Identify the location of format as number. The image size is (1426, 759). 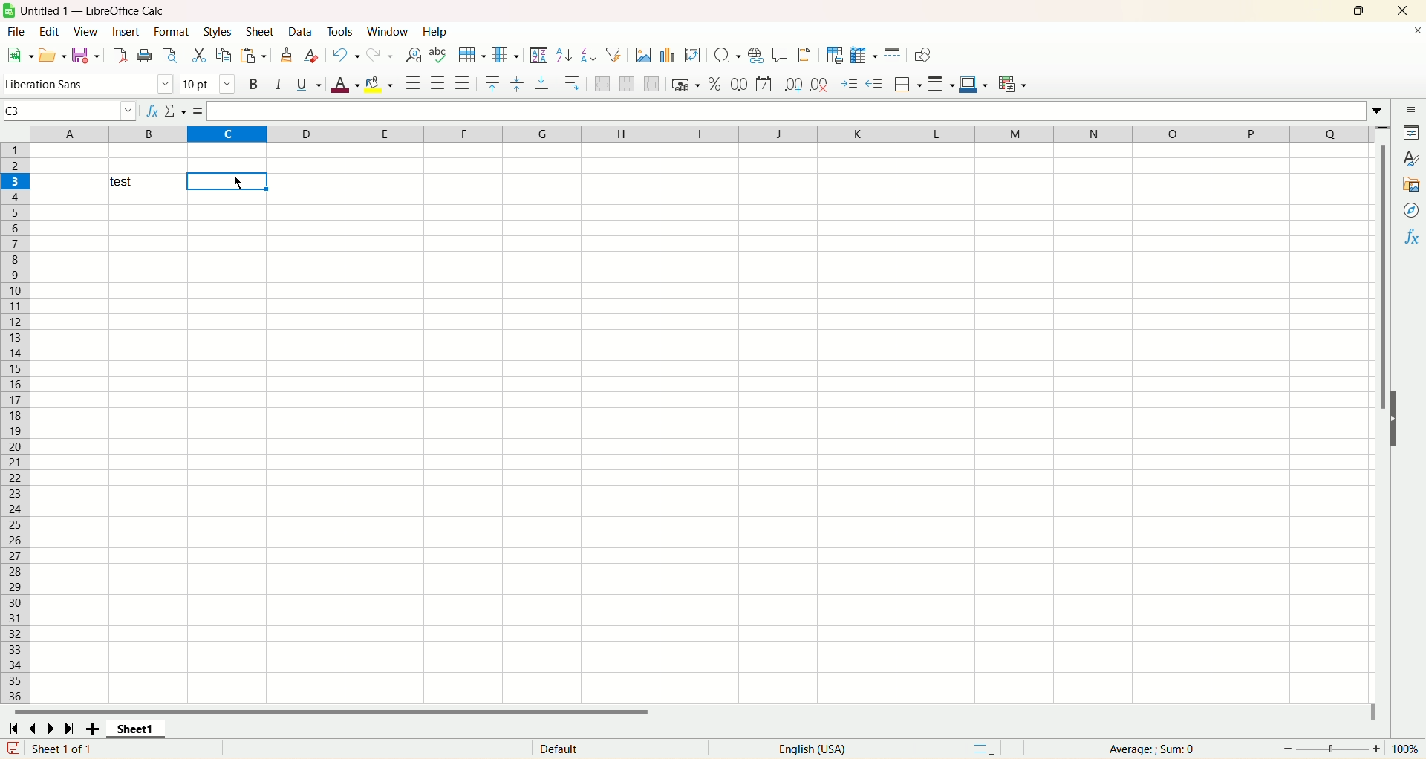
(764, 84).